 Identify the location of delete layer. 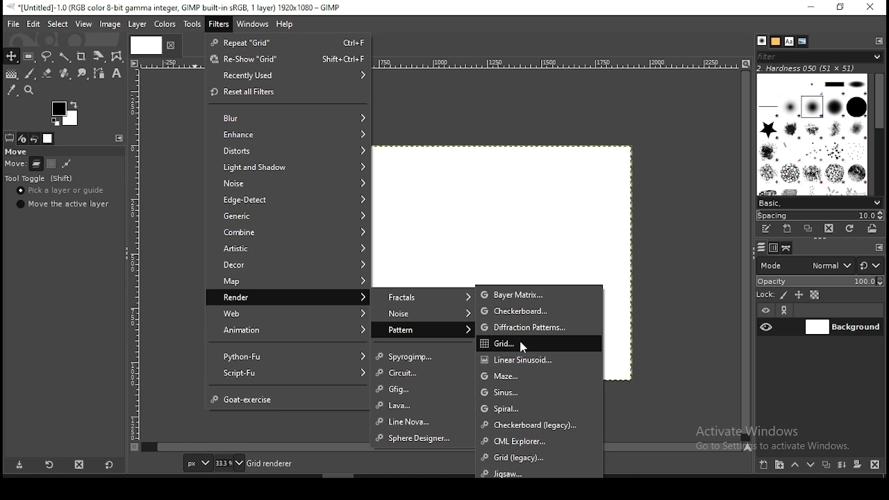
(874, 465).